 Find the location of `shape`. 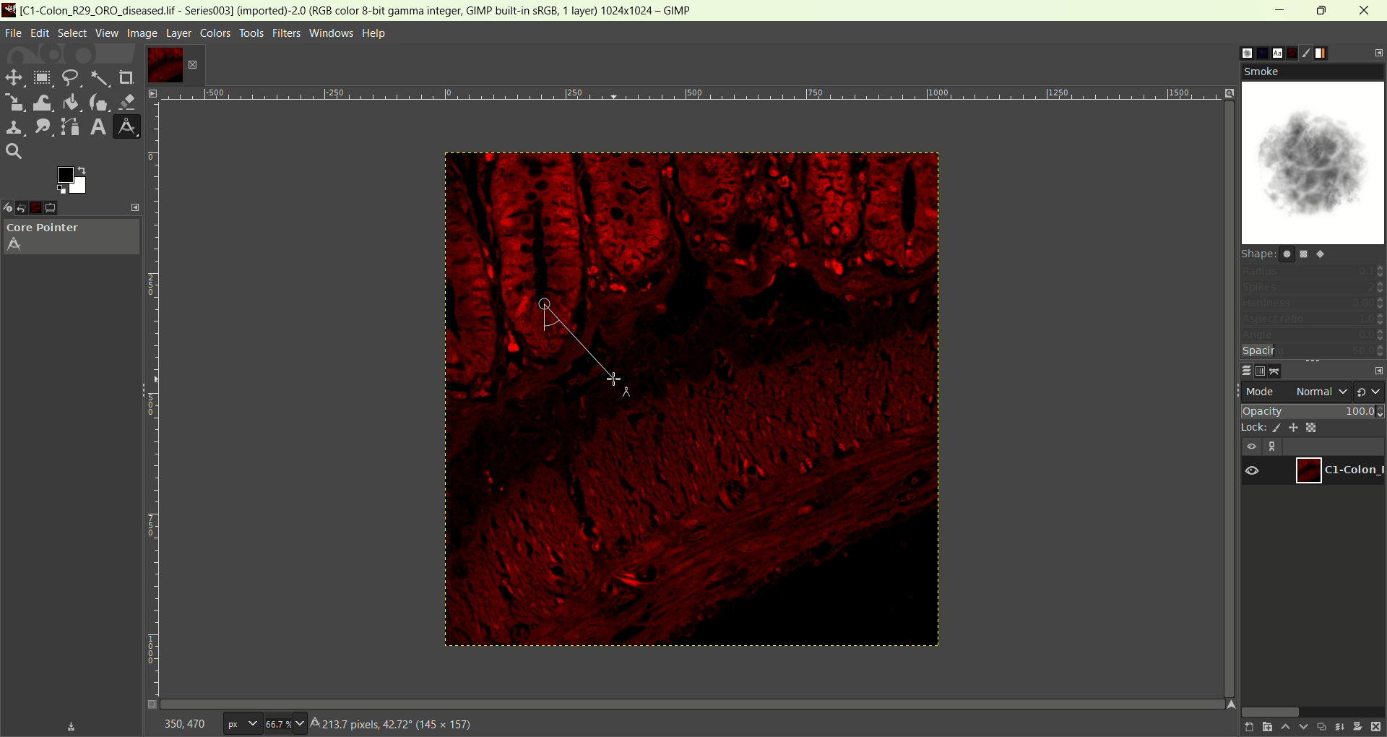

shape is located at coordinates (1287, 253).